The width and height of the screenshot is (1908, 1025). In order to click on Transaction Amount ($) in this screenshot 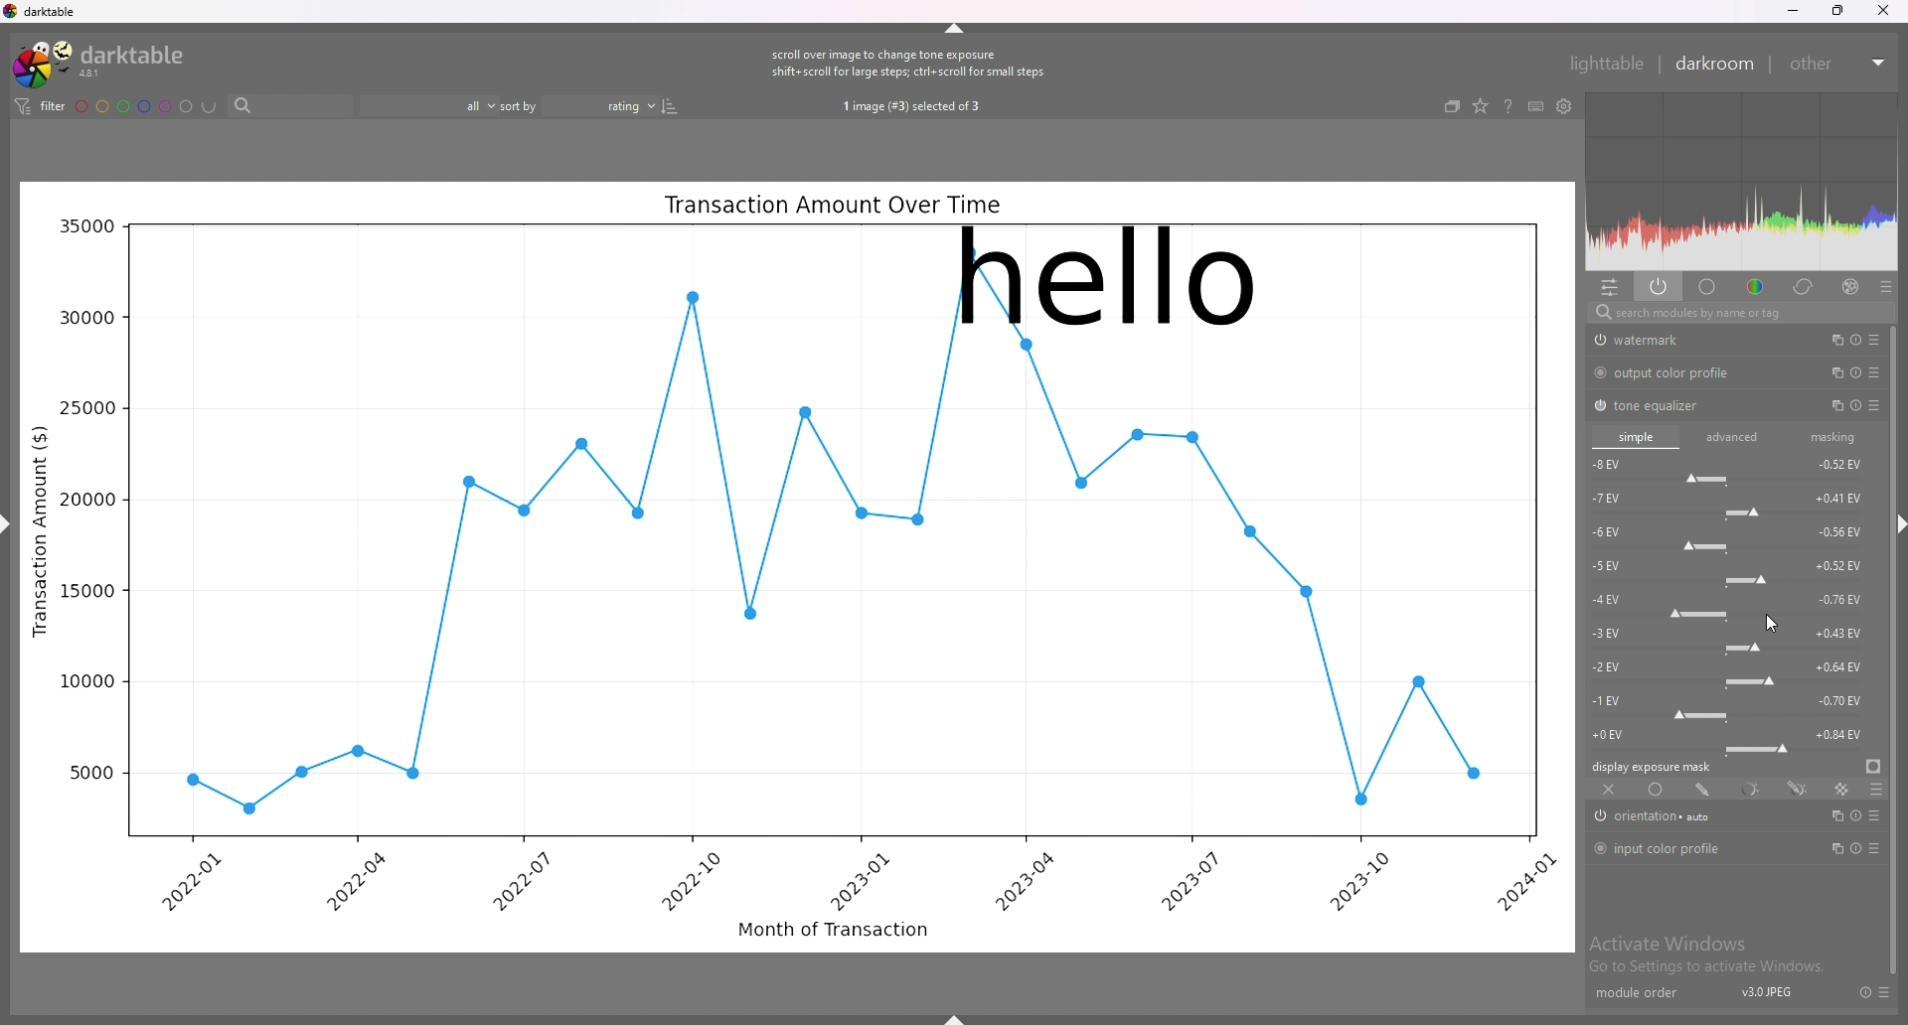, I will do `click(41, 529)`.